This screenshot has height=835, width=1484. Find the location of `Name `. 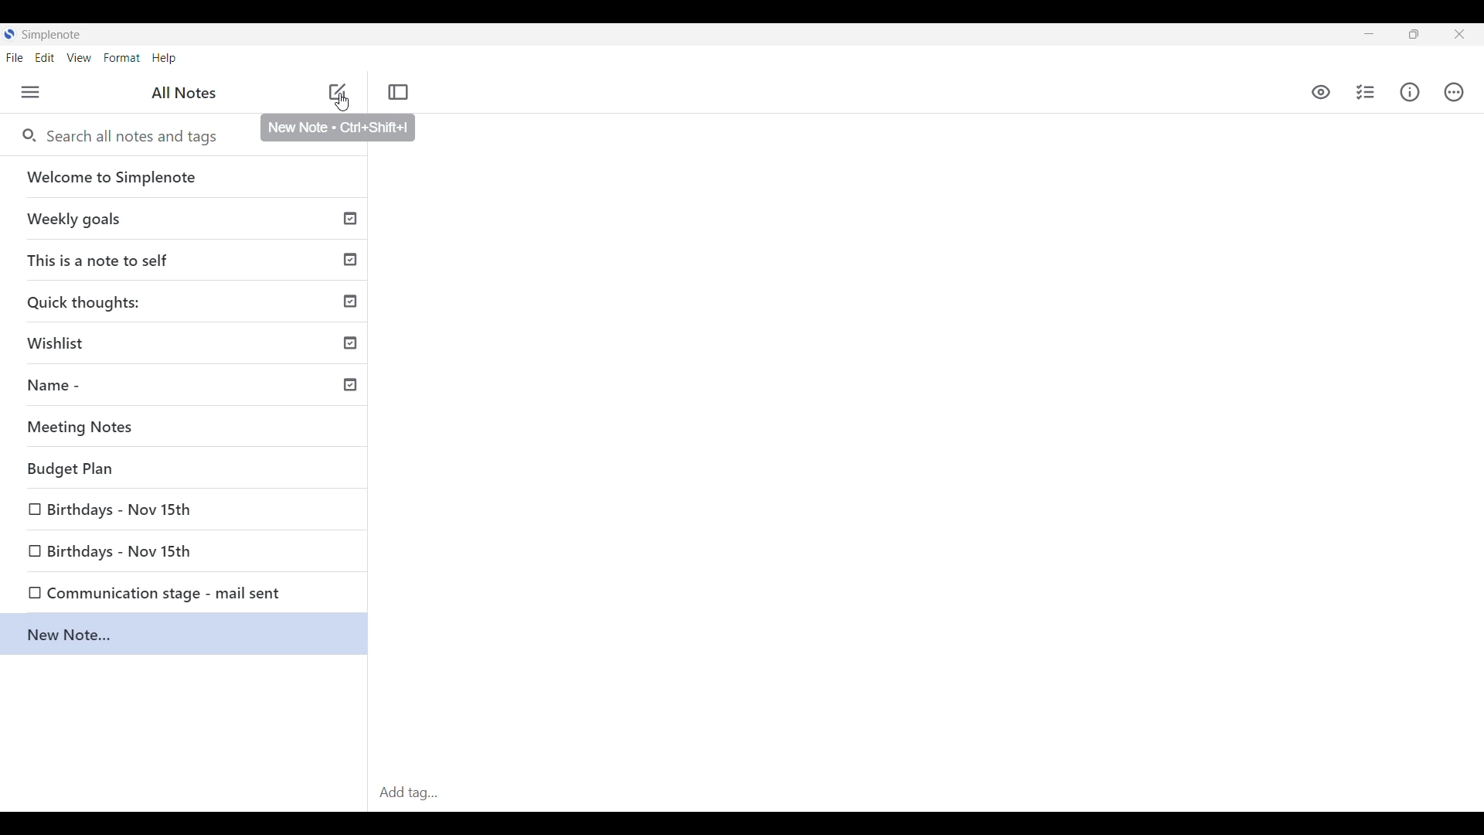

Name  is located at coordinates (190, 387).